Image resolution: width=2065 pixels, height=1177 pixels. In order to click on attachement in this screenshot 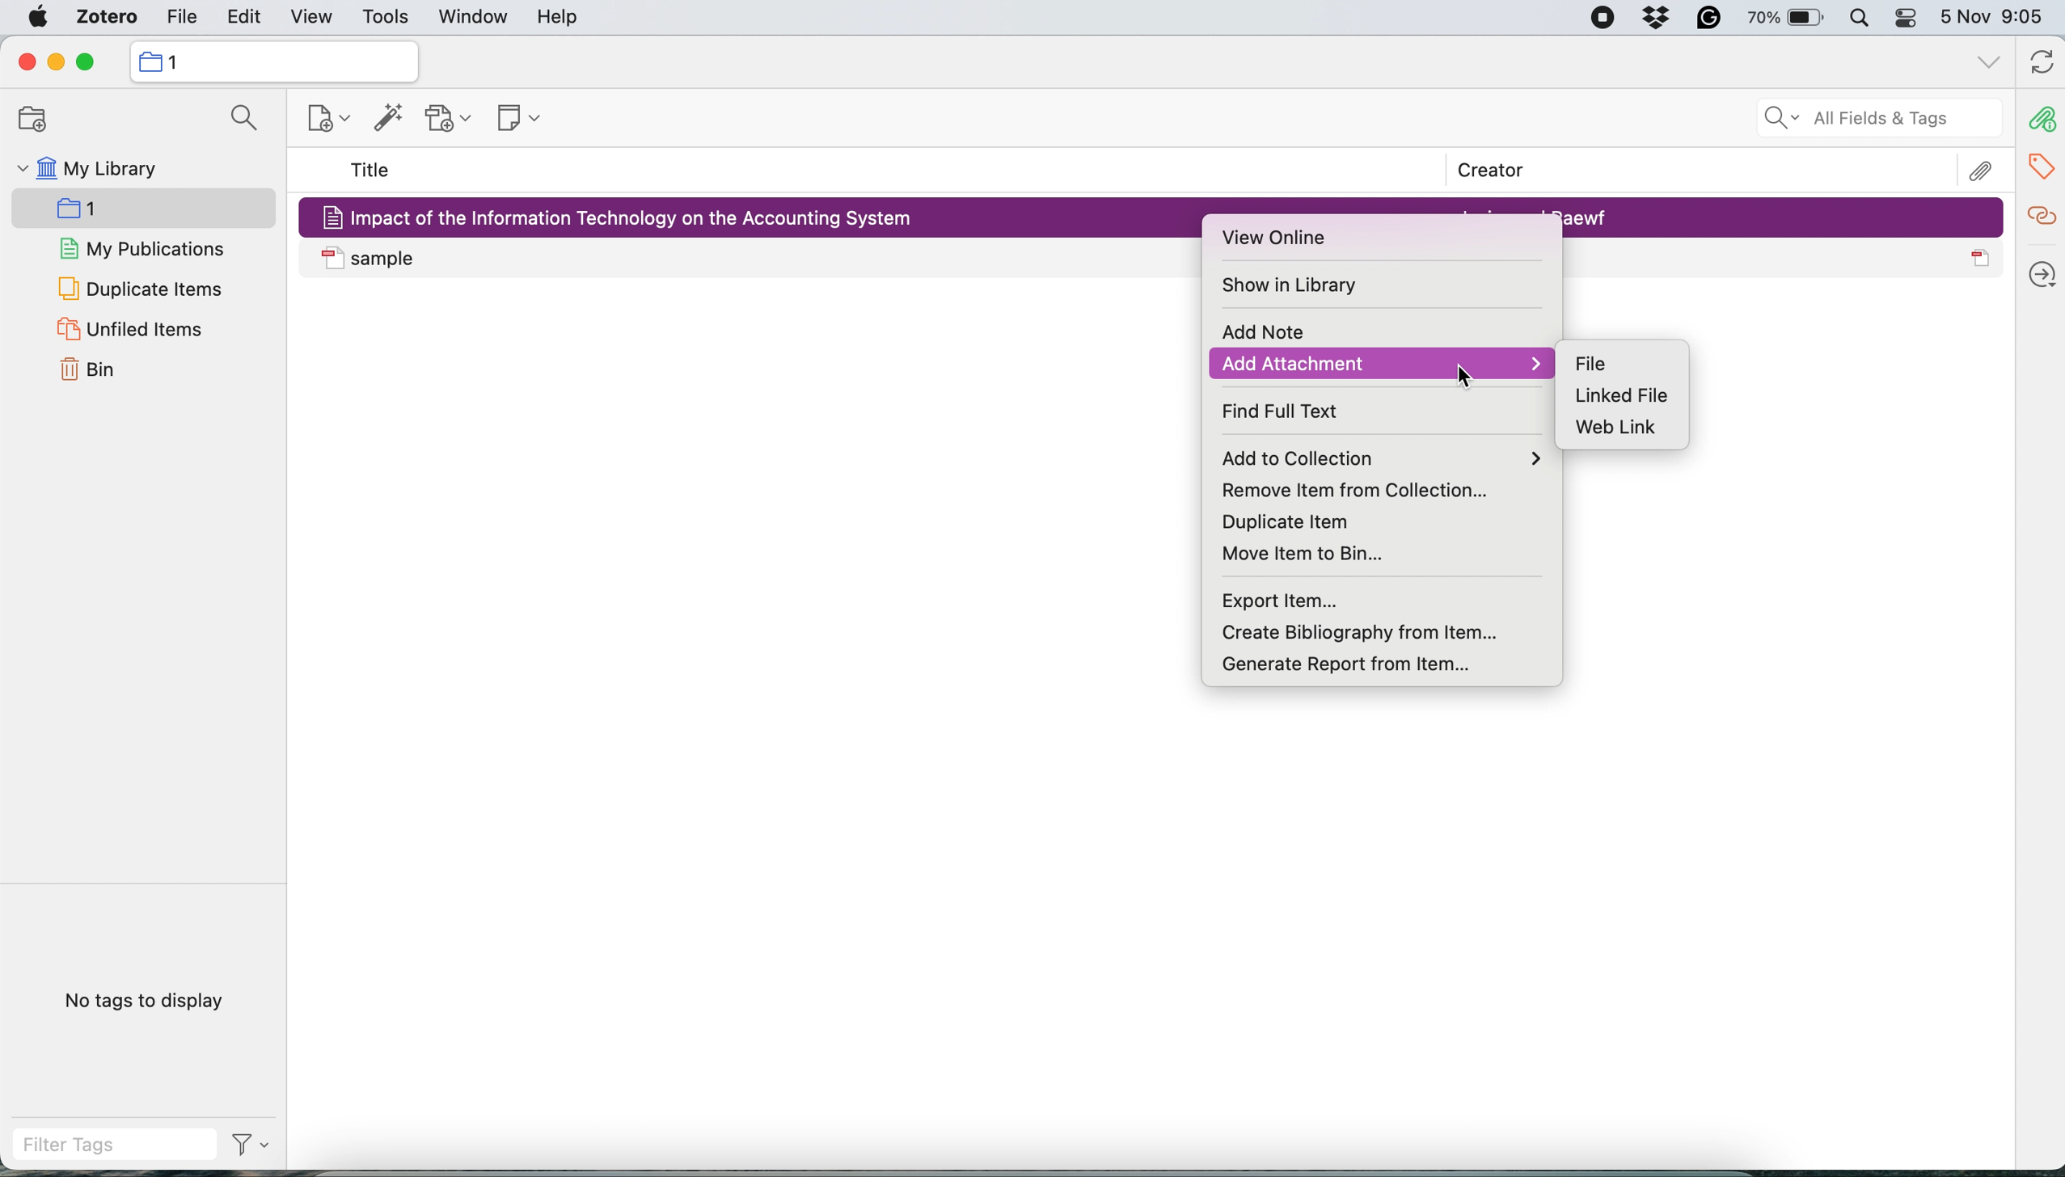, I will do `click(1984, 170)`.